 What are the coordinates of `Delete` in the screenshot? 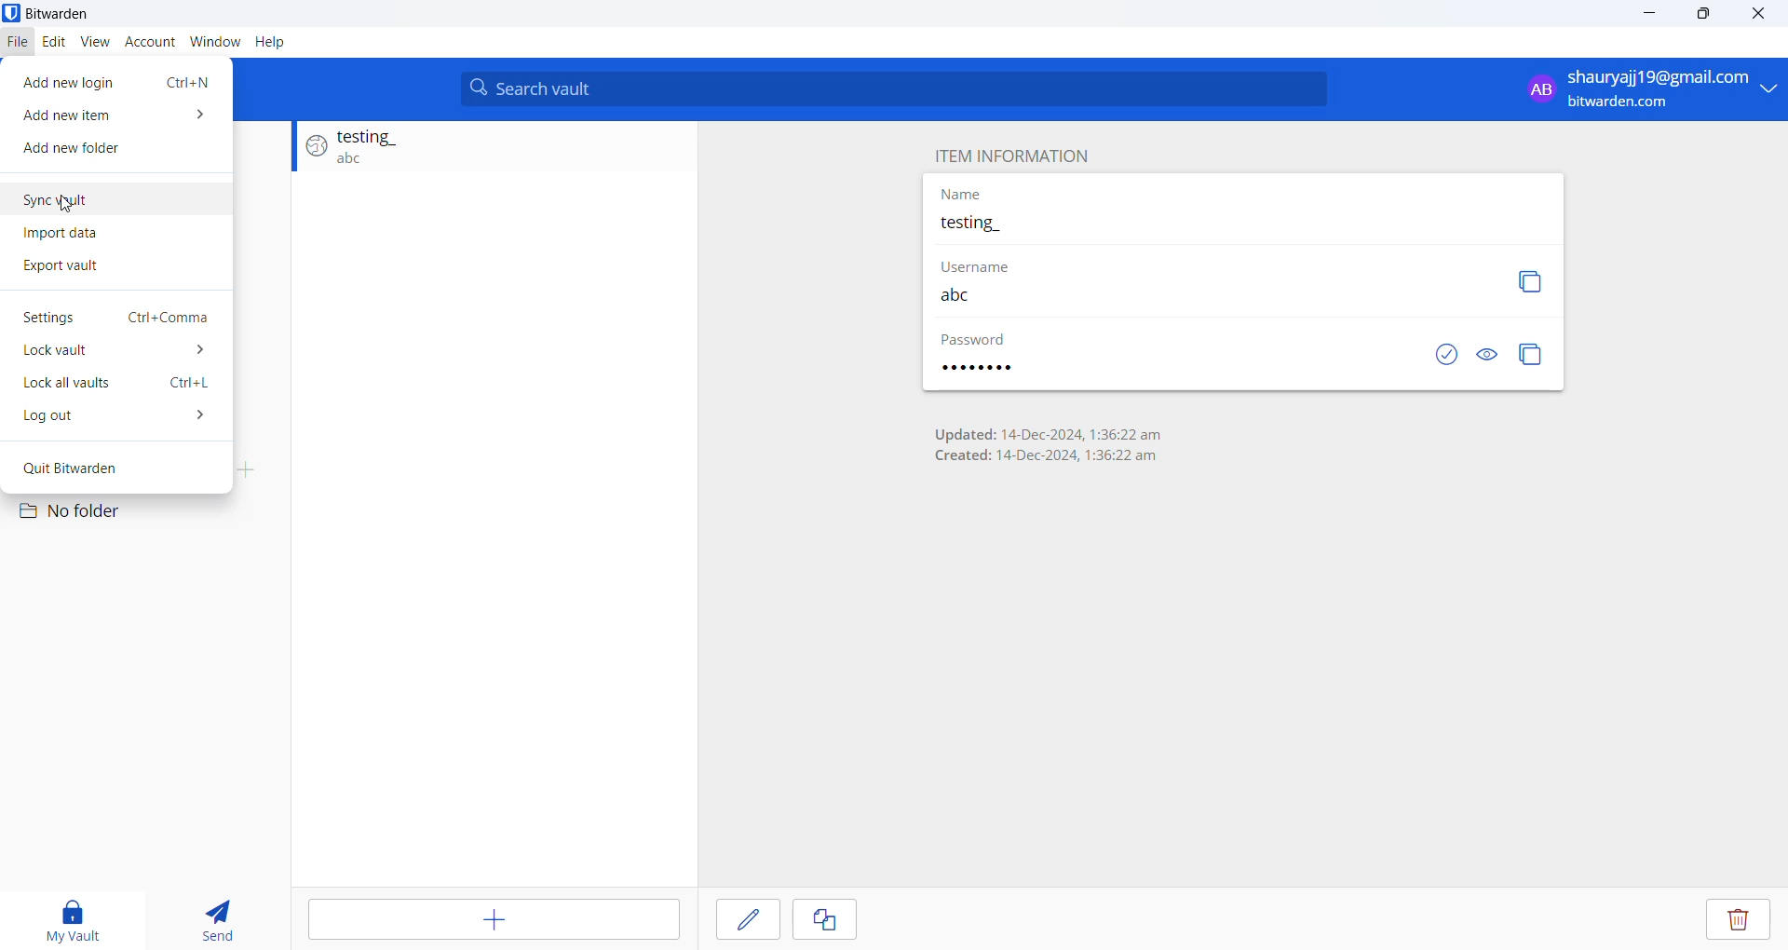 It's located at (1737, 921).